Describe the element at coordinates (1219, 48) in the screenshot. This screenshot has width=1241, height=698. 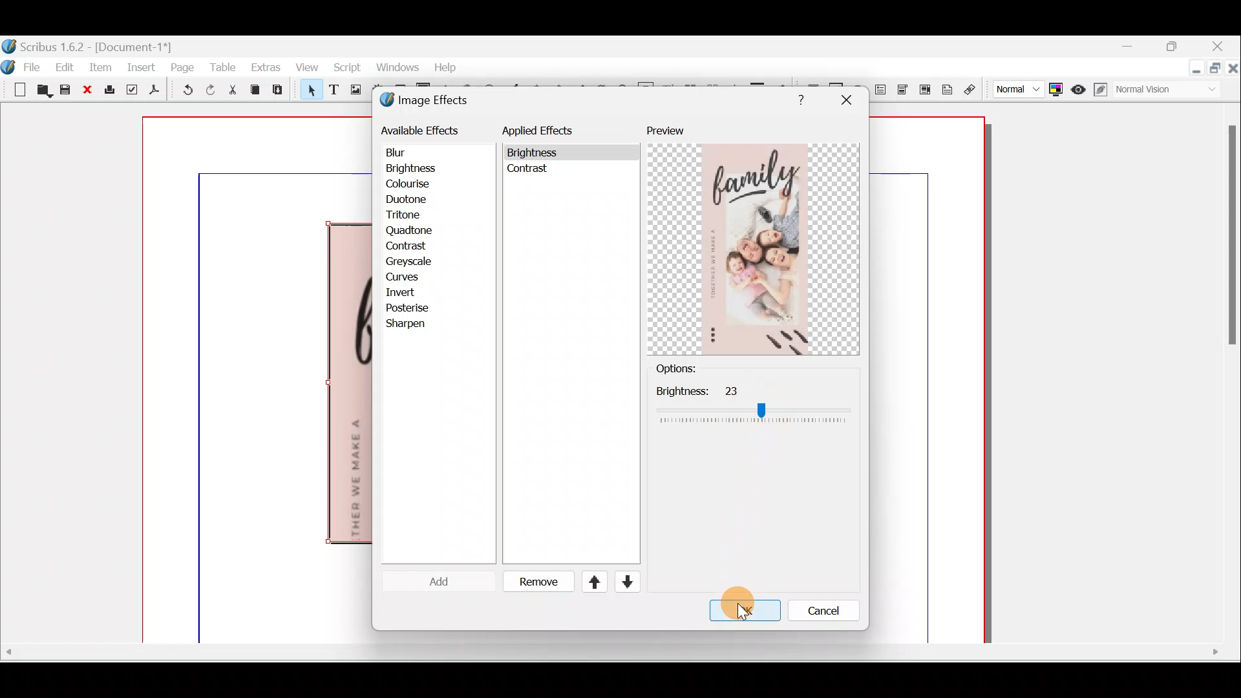
I see `Close` at that location.